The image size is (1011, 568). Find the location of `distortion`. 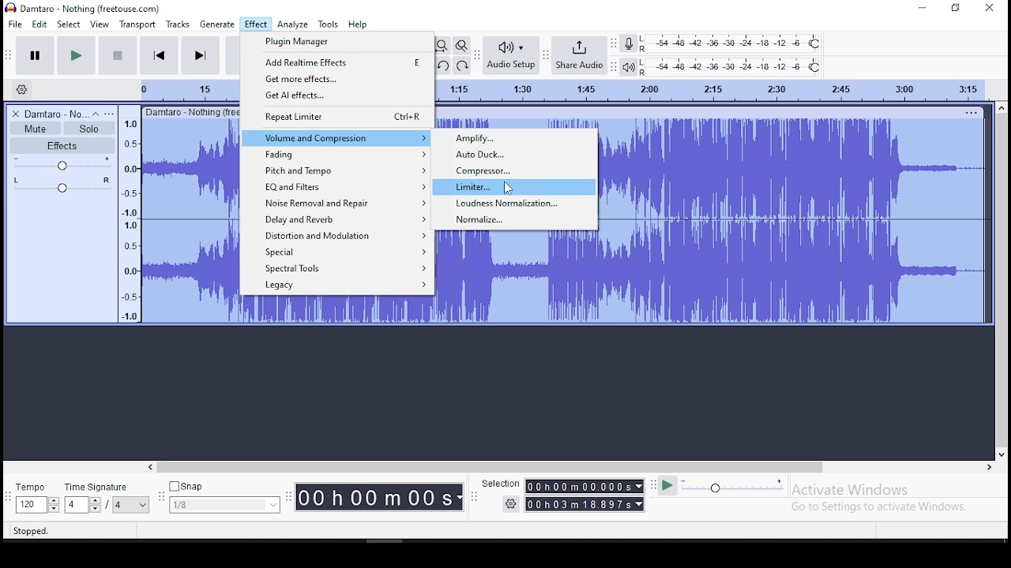

distortion is located at coordinates (338, 235).